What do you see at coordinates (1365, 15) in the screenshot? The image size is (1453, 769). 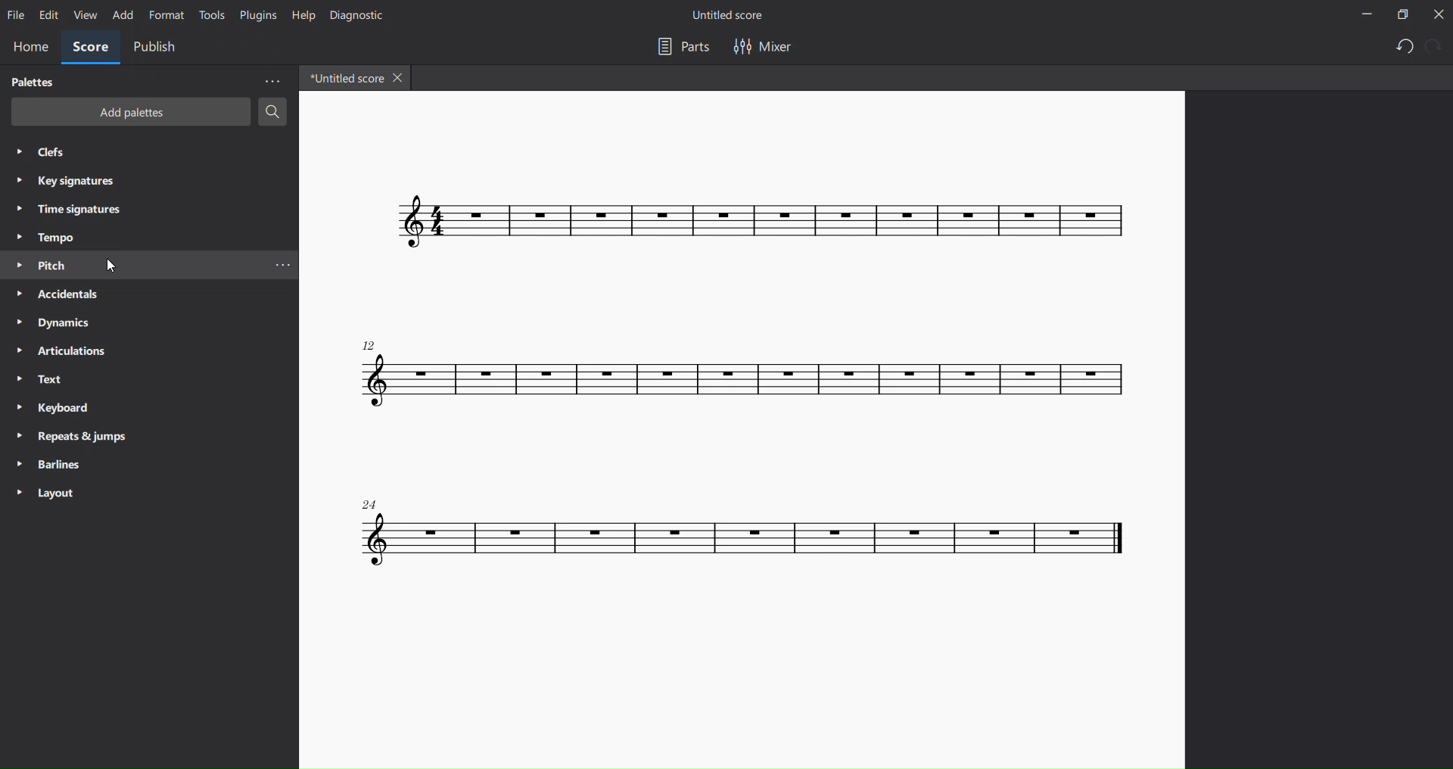 I see `minimize` at bounding box center [1365, 15].